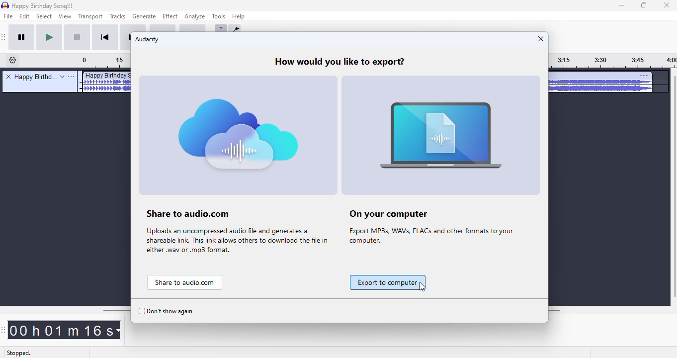 The height and width of the screenshot is (358, 677). Describe the element at coordinates (144, 16) in the screenshot. I see `generate` at that location.